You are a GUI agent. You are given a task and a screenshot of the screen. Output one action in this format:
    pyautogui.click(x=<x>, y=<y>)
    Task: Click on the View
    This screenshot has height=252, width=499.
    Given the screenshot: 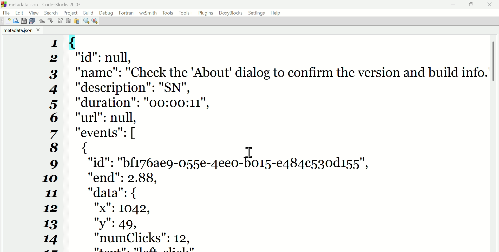 What is the action you would take?
    pyautogui.click(x=35, y=12)
    